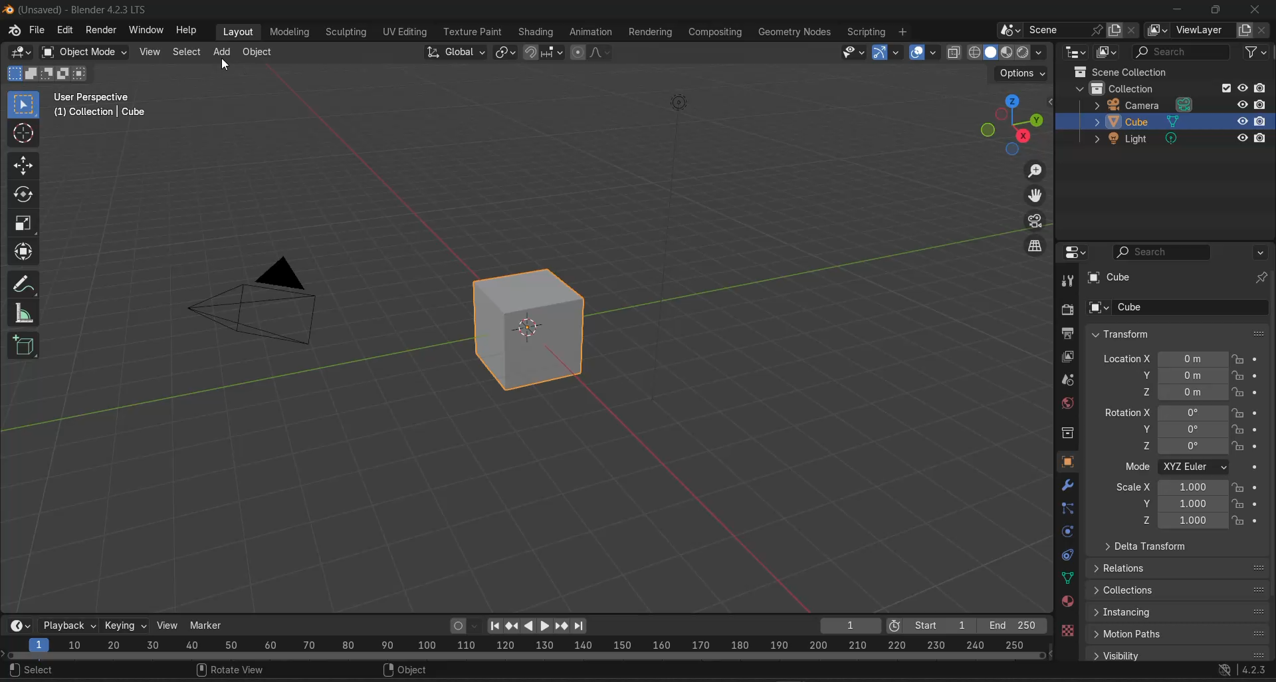 This screenshot has width=1276, height=682. What do you see at coordinates (1066, 532) in the screenshot?
I see `physics` at bounding box center [1066, 532].